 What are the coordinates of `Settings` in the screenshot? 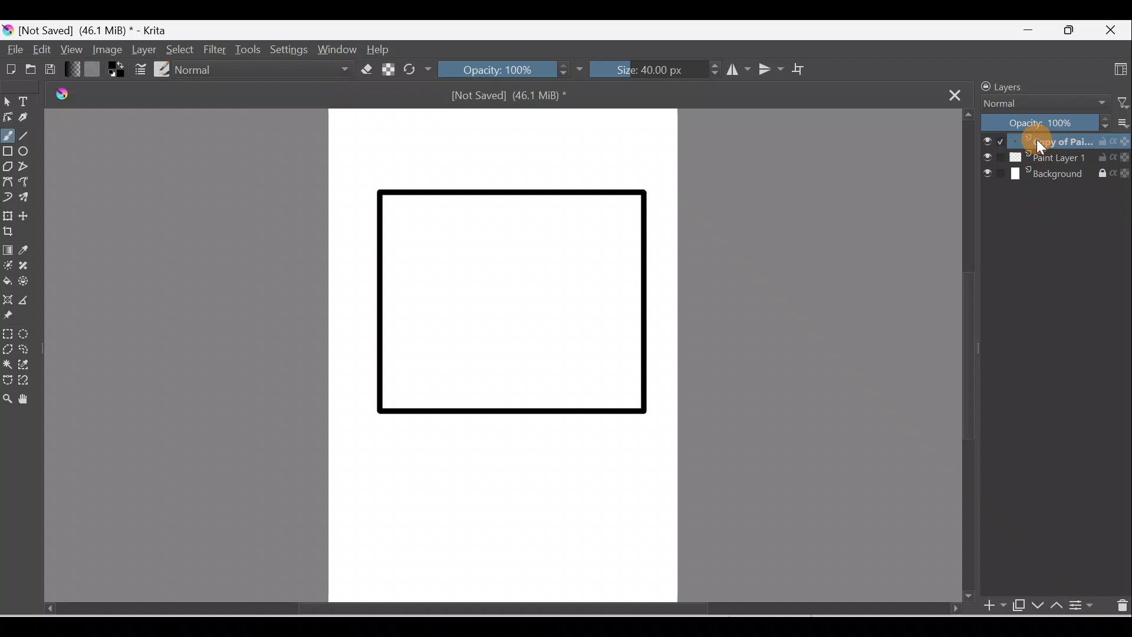 It's located at (287, 50).